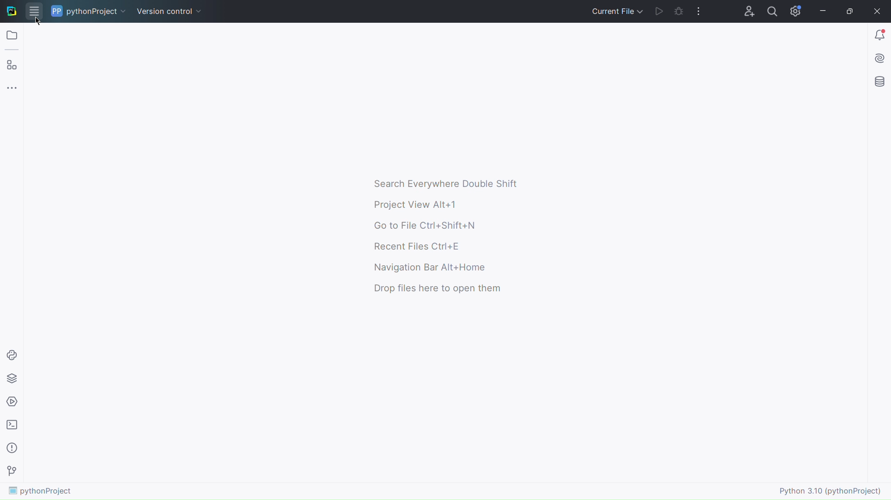 This screenshot has height=500, width=891. What do you see at coordinates (427, 225) in the screenshot?
I see `Go to File` at bounding box center [427, 225].